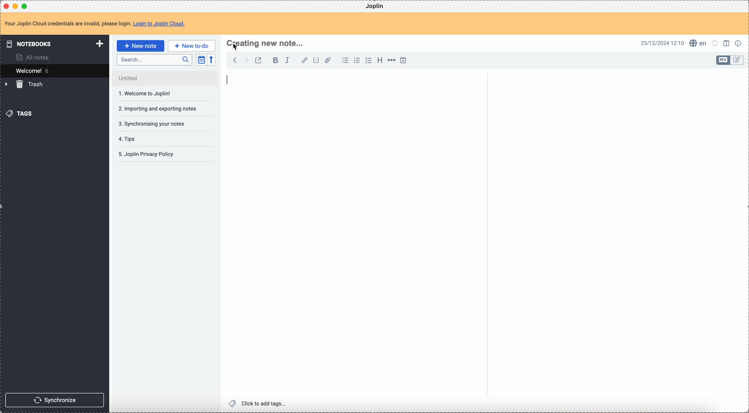  Describe the element at coordinates (380, 60) in the screenshot. I see `heading` at that location.